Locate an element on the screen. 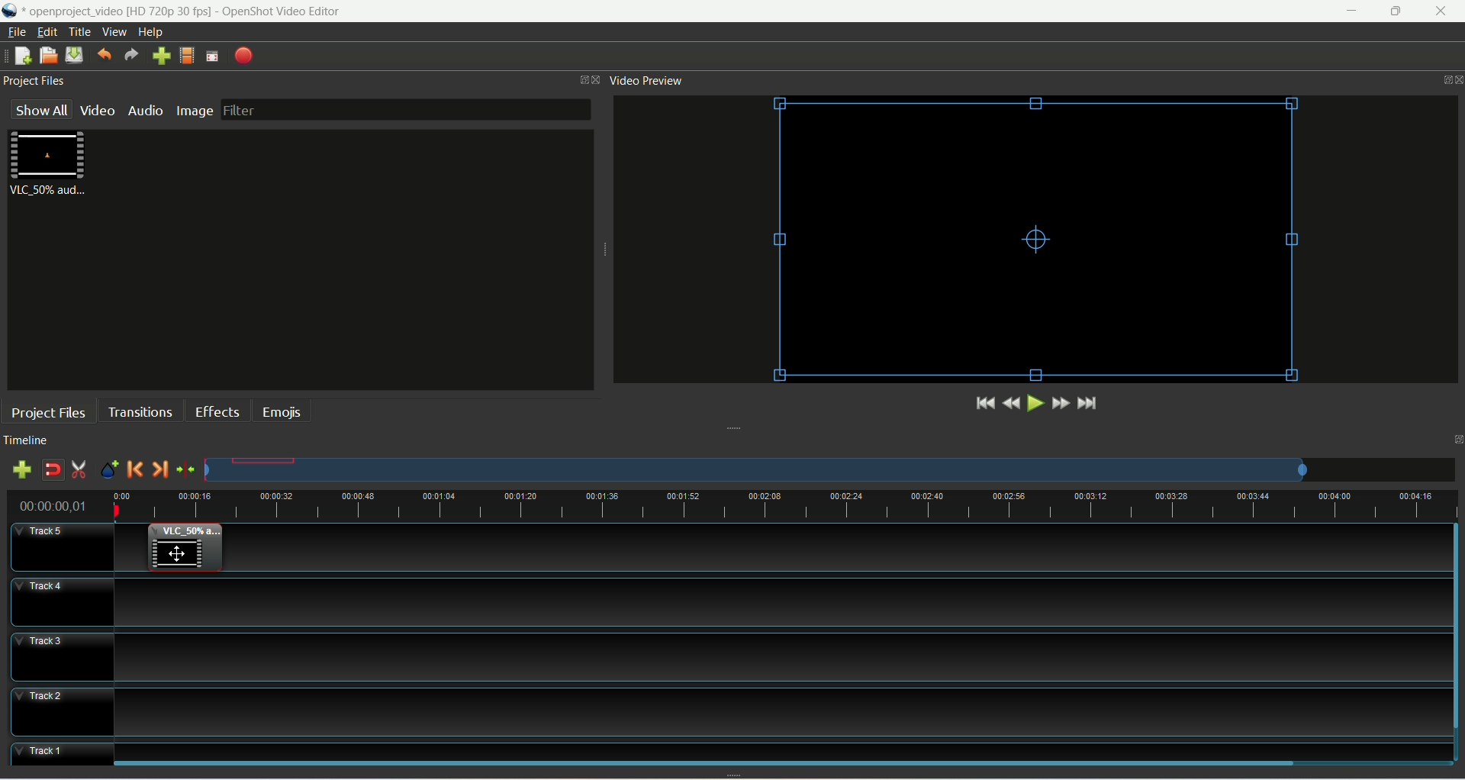  edit is located at coordinates (48, 31).